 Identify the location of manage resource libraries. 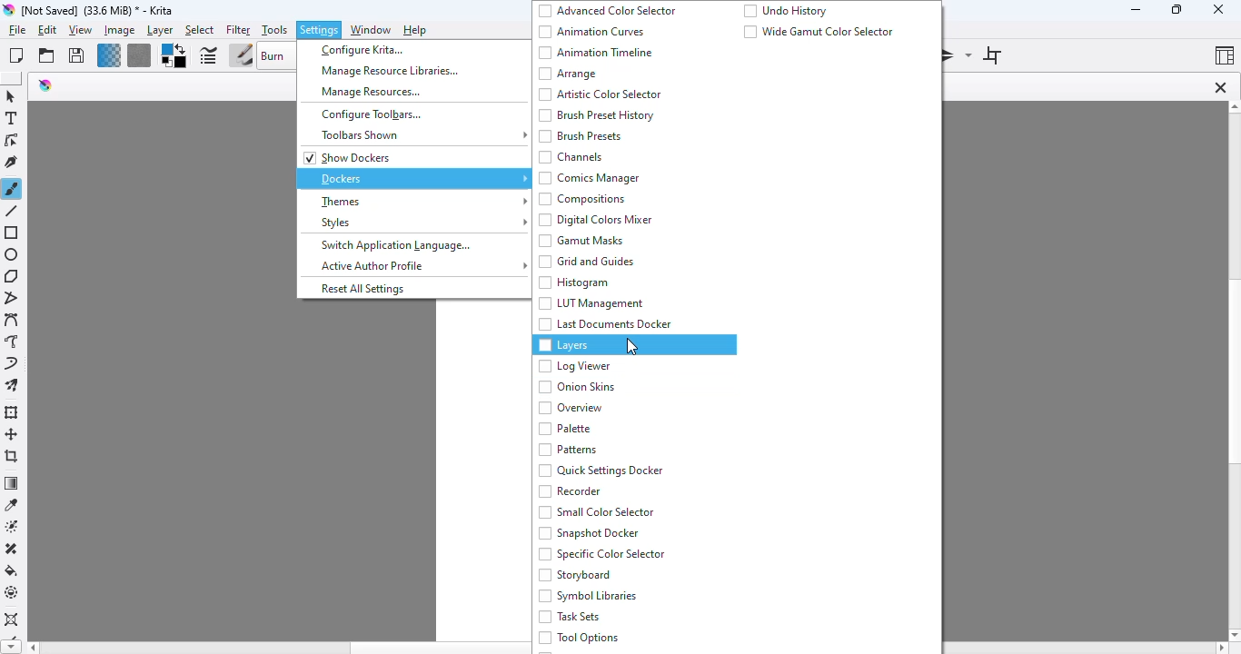
(391, 70).